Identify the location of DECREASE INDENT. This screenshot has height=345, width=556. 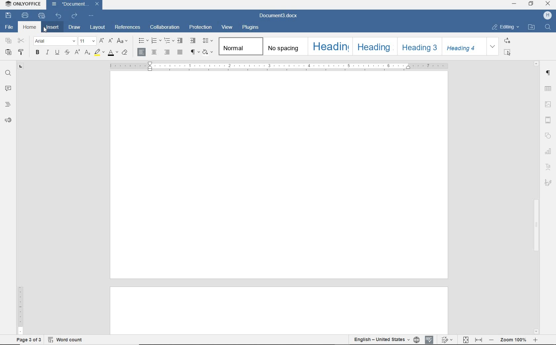
(180, 41).